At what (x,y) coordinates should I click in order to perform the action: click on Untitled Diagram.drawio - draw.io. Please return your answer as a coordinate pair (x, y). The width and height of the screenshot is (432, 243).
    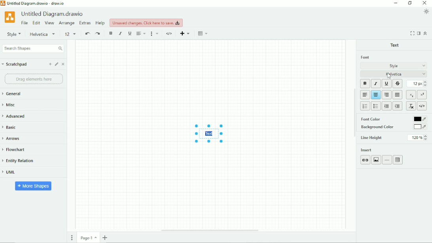
    Looking at the image, I should click on (36, 4).